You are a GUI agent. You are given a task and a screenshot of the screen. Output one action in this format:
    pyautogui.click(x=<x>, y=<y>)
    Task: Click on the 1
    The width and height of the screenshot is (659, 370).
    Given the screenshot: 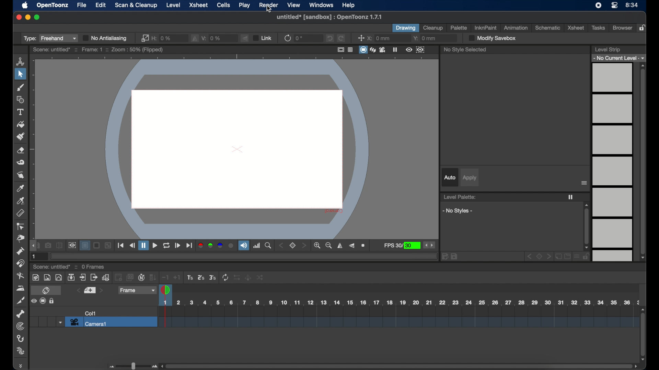 What is the action you would take?
    pyautogui.click(x=35, y=257)
    